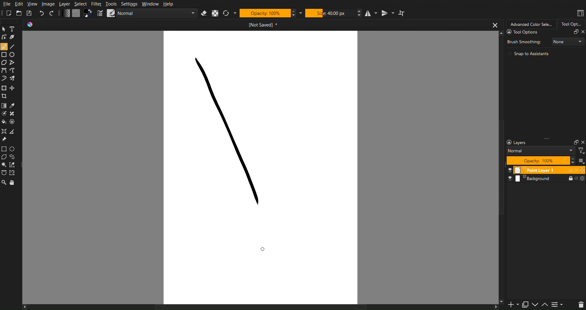 The image size is (586, 310). Describe the element at coordinates (14, 173) in the screenshot. I see `Magnet Marquee` at that location.